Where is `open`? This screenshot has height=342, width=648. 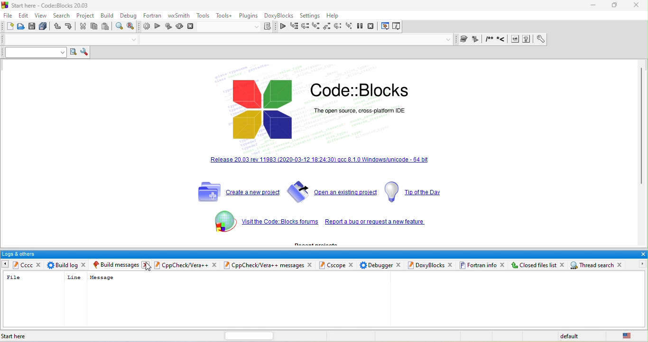
open is located at coordinates (21, 27).